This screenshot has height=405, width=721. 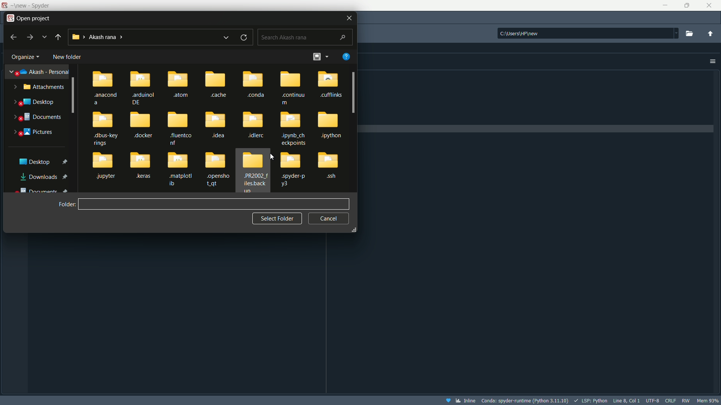 I want to click on maximize, so click(x=685, y=6).